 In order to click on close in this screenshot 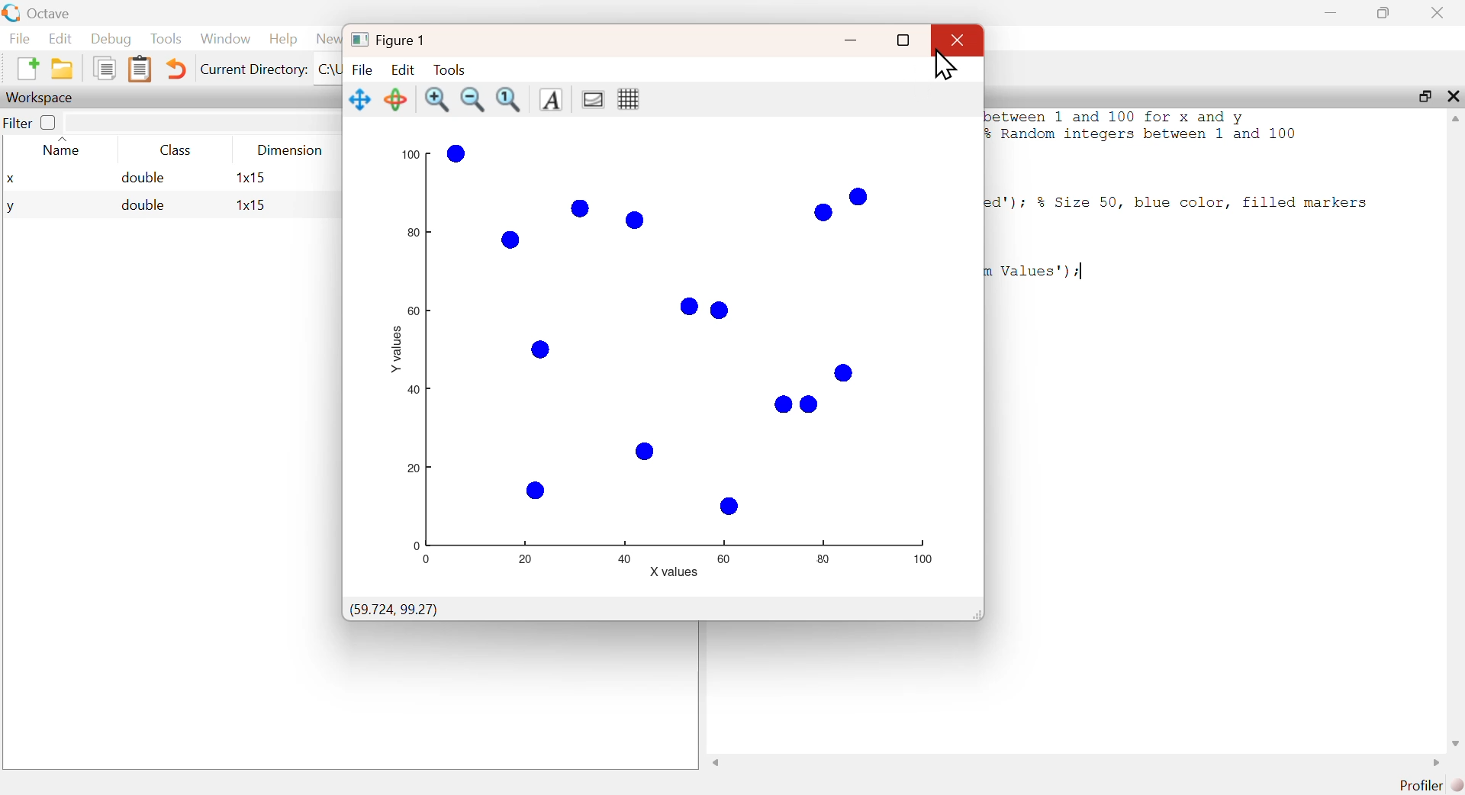, I will do `click(960, 40)`.